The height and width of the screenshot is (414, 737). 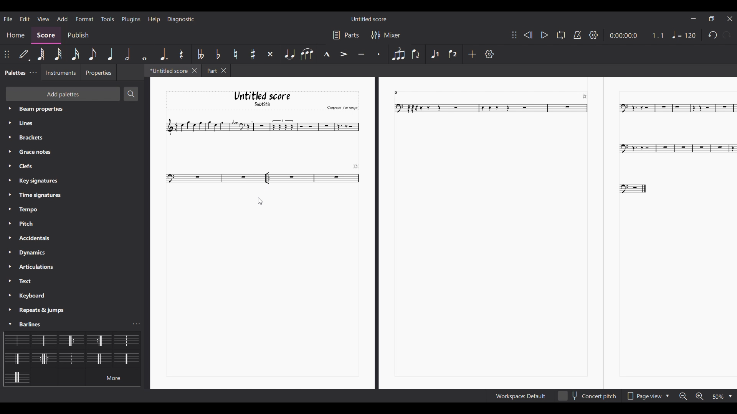 I want to click on Barline options, so click(x=16, y=377).